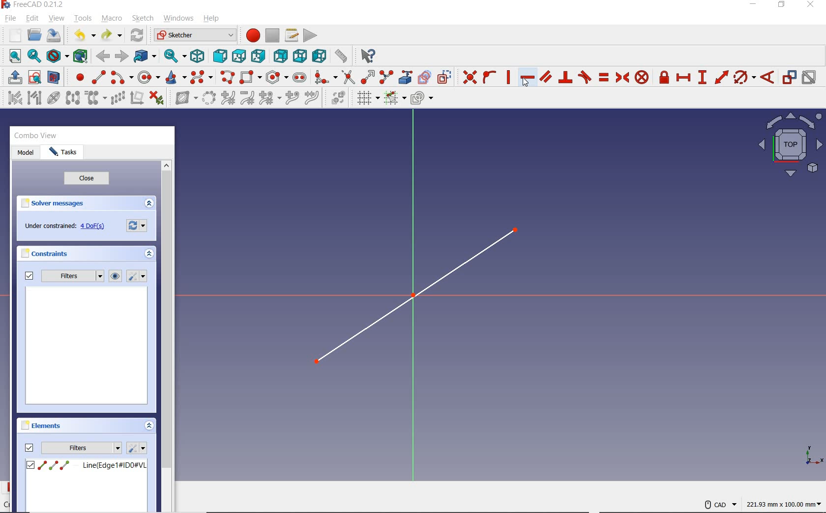  Describe the element at coordinates (176, 57) in the screenshot. I see `SYNC VIEW` at that location.